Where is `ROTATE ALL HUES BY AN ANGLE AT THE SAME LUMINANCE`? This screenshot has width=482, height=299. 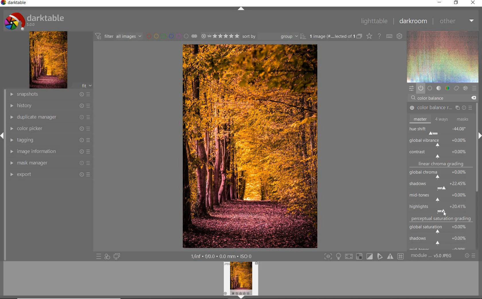
ROTATE ALL HUES BY AN ANGLE AT THE SAME LUMINANCE is located at coordinates (432, 141).